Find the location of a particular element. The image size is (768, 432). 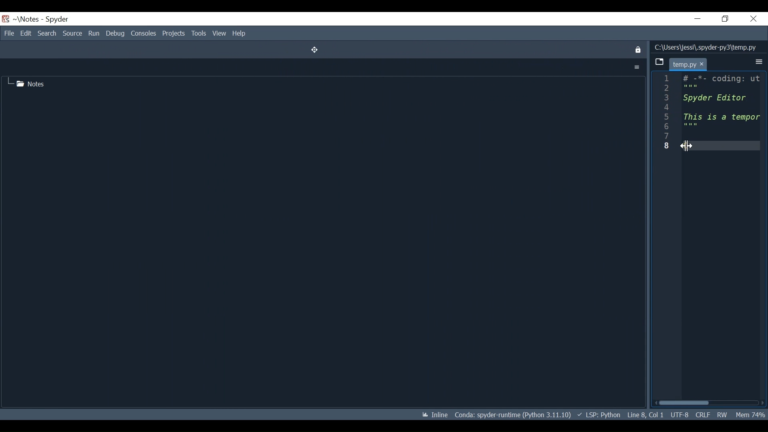

line number is located at coordinates (667, 113).